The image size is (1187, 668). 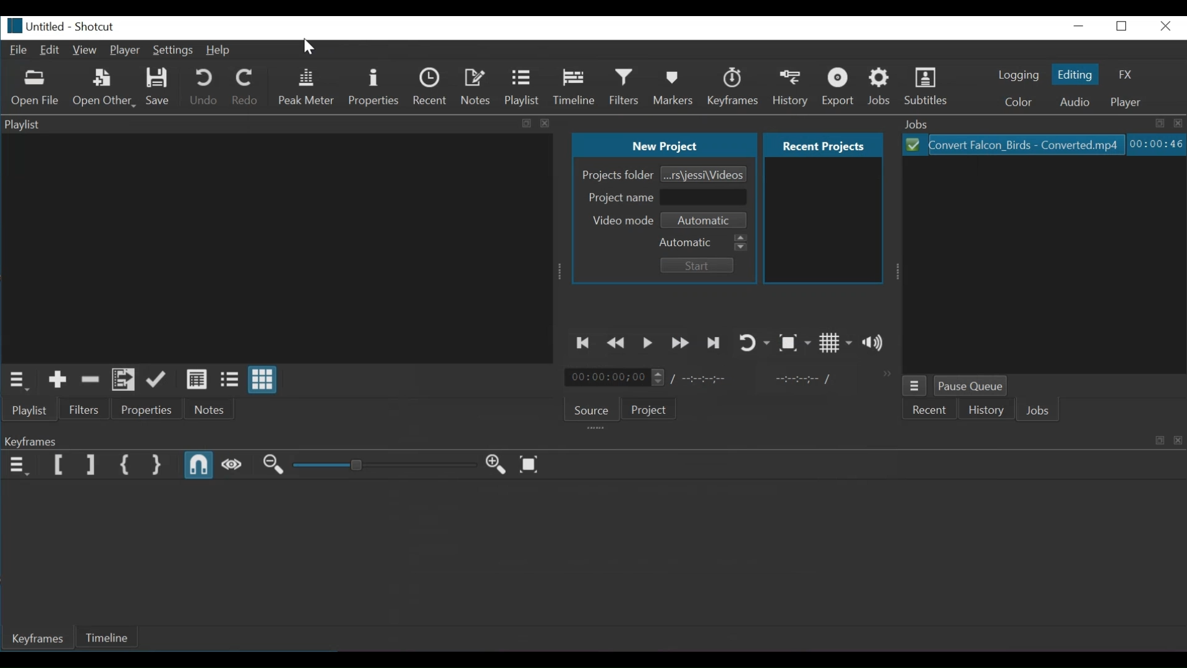 What do you see at coordinates (593, 411) in the screenshot?
I see `Source` at bounding box center [593, 411].